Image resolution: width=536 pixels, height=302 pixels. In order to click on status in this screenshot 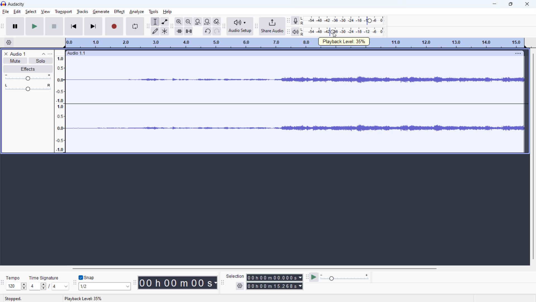, I will do `click(83, 298)`.